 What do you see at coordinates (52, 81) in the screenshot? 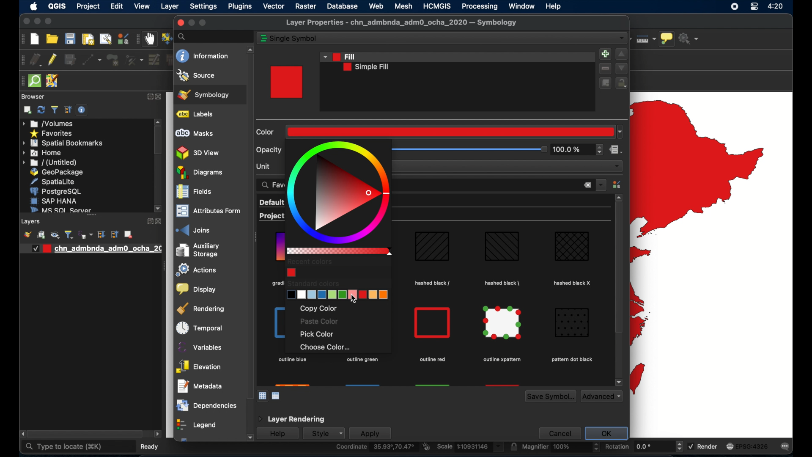
I see `jsomremote` at bounding box center [52, 81].